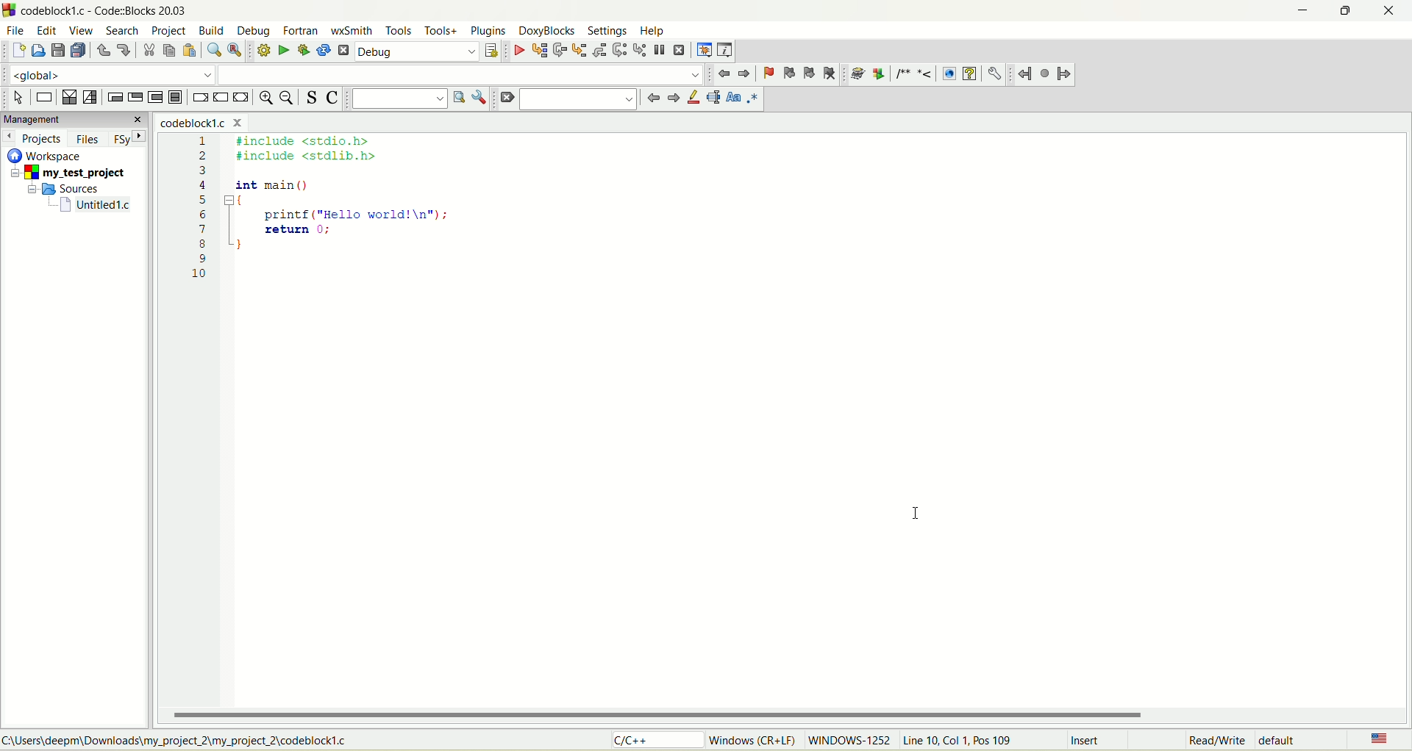 This screenshot has width=1412, height=751. What do you see at coordinates (959, 741) in the screenshot?
I see `line, col, pos` at bounding box center [959, 741].